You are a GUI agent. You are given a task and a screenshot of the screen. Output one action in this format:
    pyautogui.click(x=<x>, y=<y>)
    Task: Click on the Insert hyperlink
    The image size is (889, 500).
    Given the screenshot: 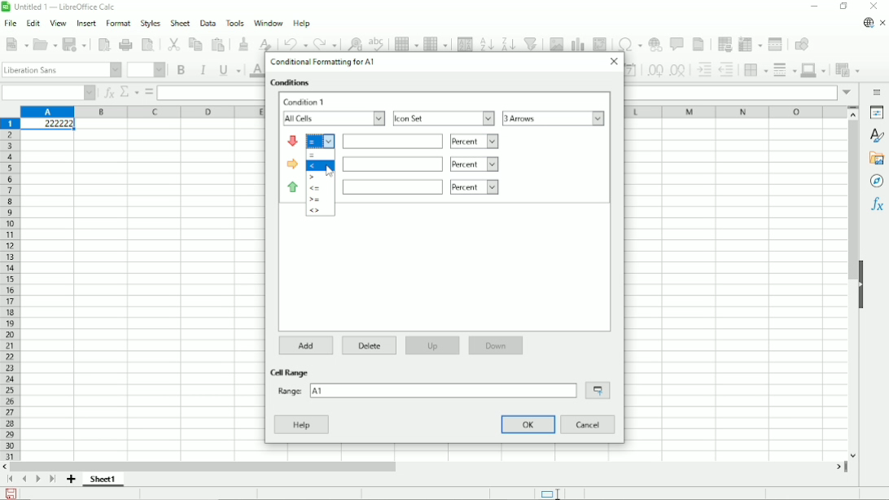 What is the action you would take?
    pyautogui.click(x=655, y=44)
    